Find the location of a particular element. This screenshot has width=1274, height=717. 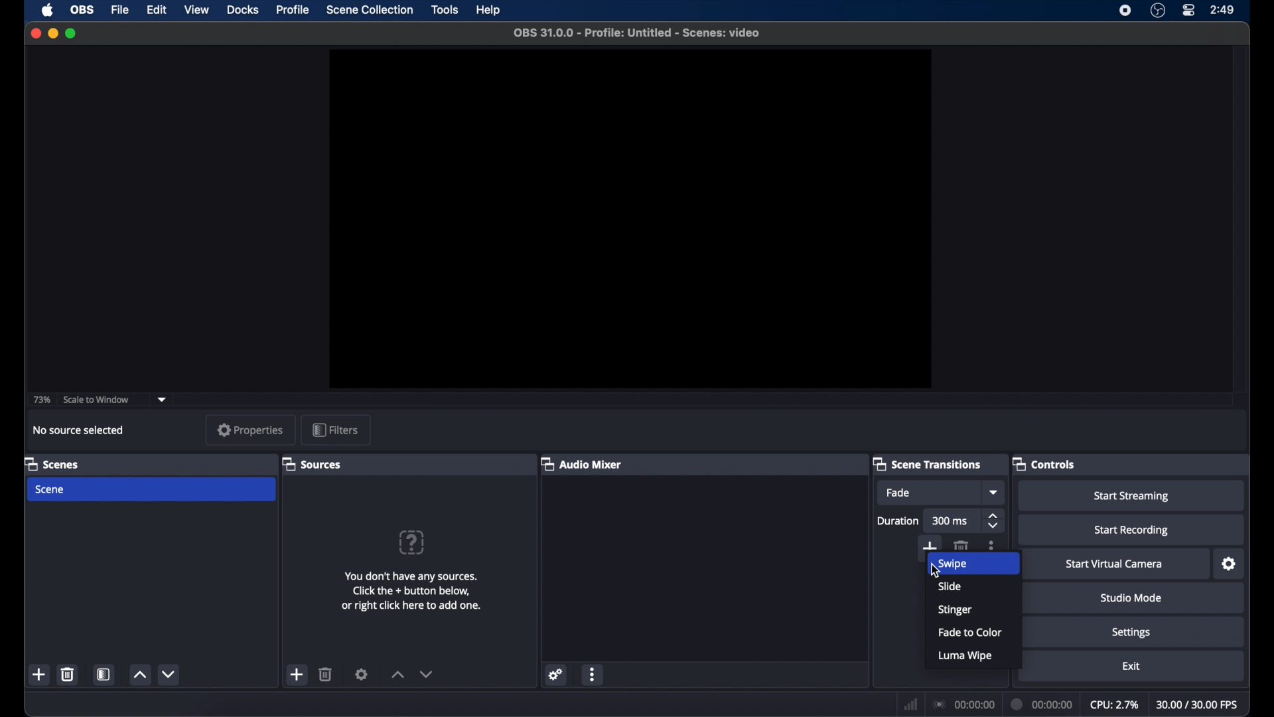

preview is located at coordinates (630, 219).